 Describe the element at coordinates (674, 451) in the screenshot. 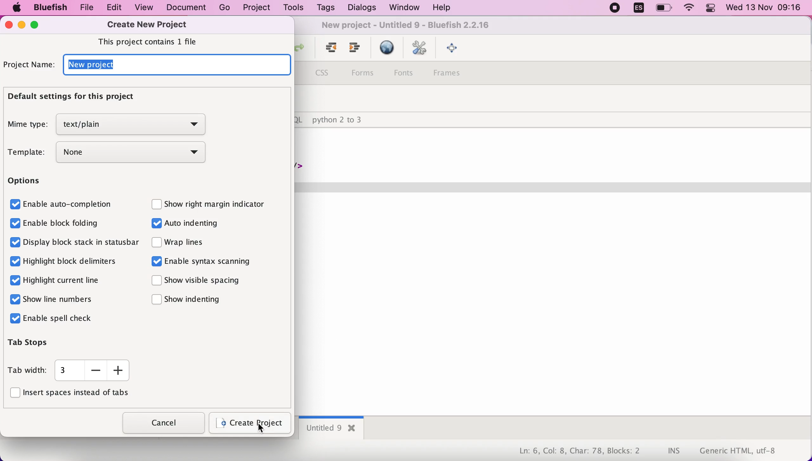

I see `ins` at that location.